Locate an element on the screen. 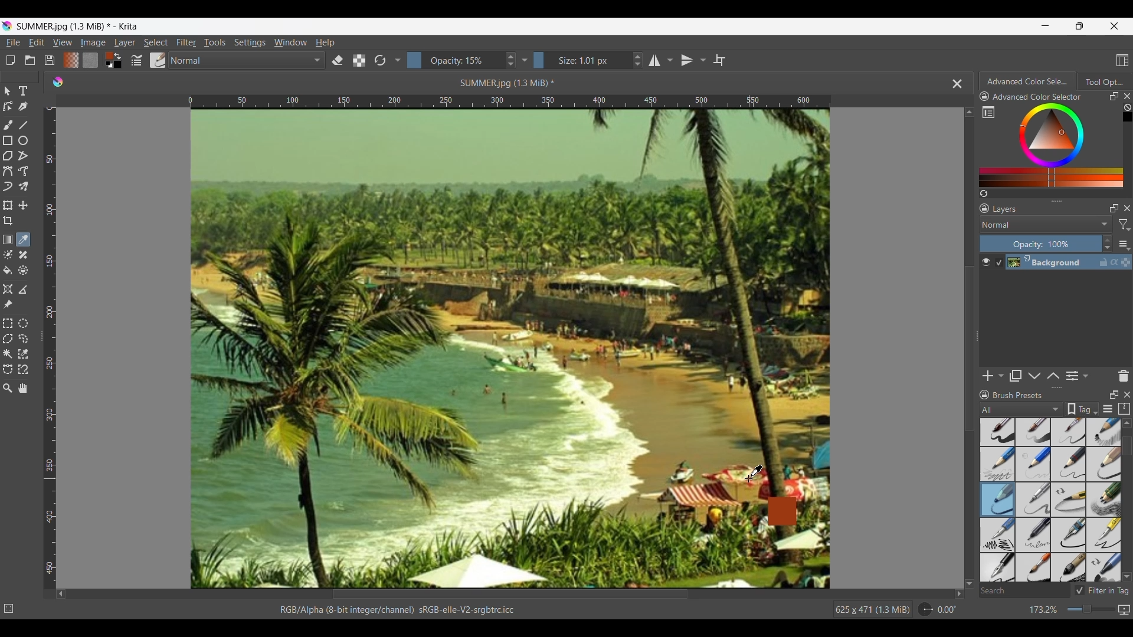 The image size is (1133, 637). Foreground color is located at coordinates (105, 55).